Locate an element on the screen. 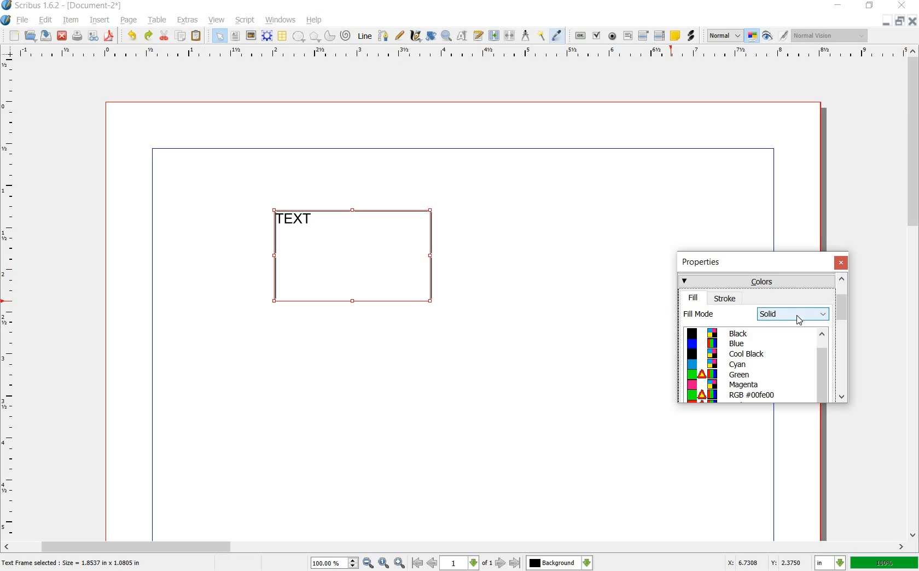  open is located at coordinates (32, 36).